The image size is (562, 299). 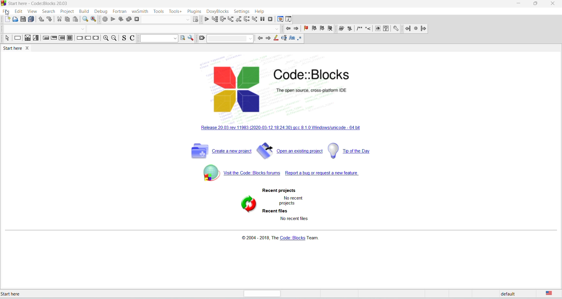 I want to click on add bookmark, so click(x=305, y=28).